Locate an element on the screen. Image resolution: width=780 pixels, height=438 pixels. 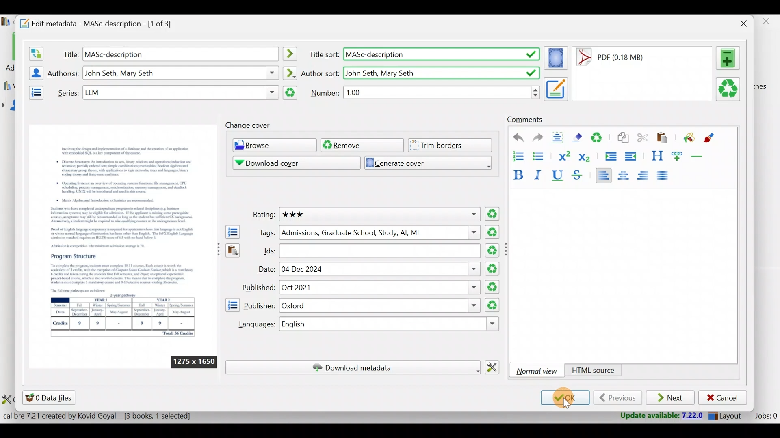
Insert separator is located at coordinates (700, 156).